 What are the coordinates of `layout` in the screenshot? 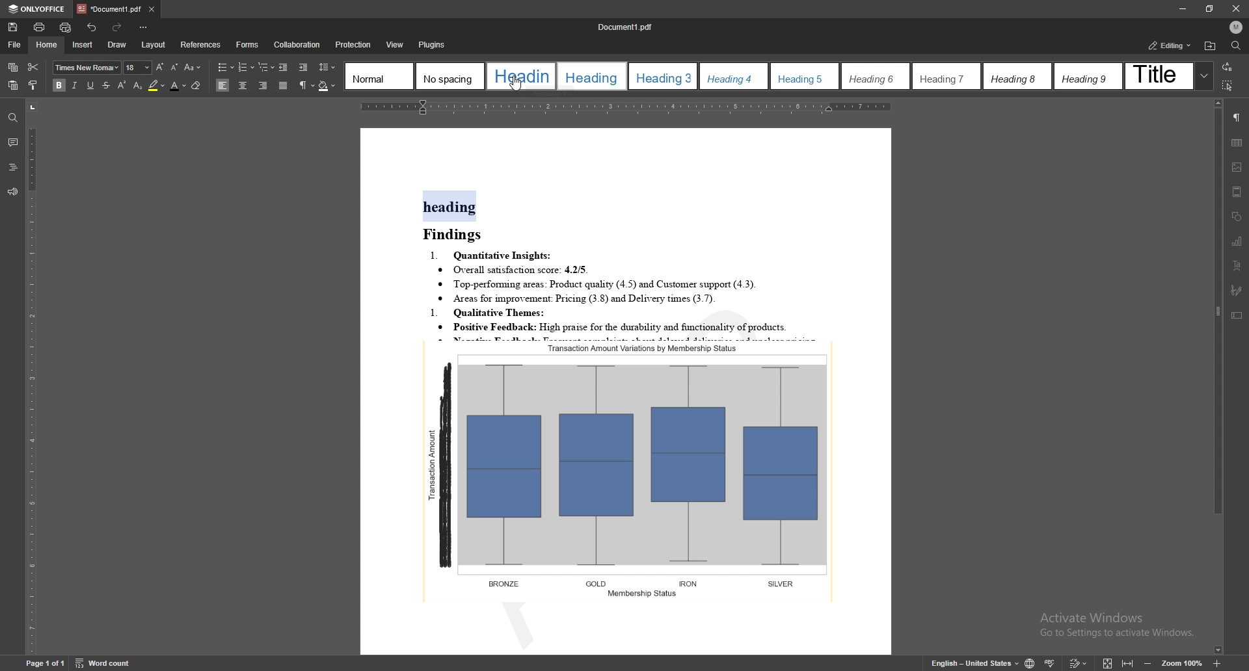 It's located at (154, 45).